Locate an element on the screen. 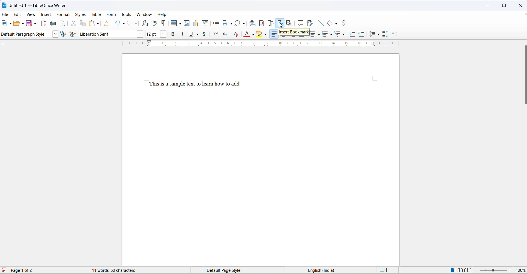 The image size is (527, 274). open is located at coordinates (17, 23).